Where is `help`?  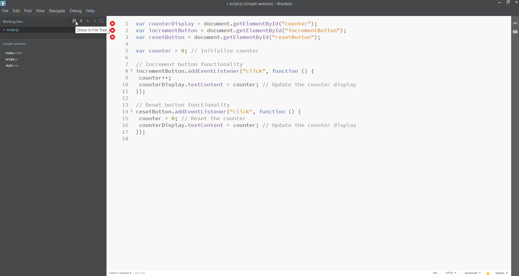
help is located at coordinates (91, 11).